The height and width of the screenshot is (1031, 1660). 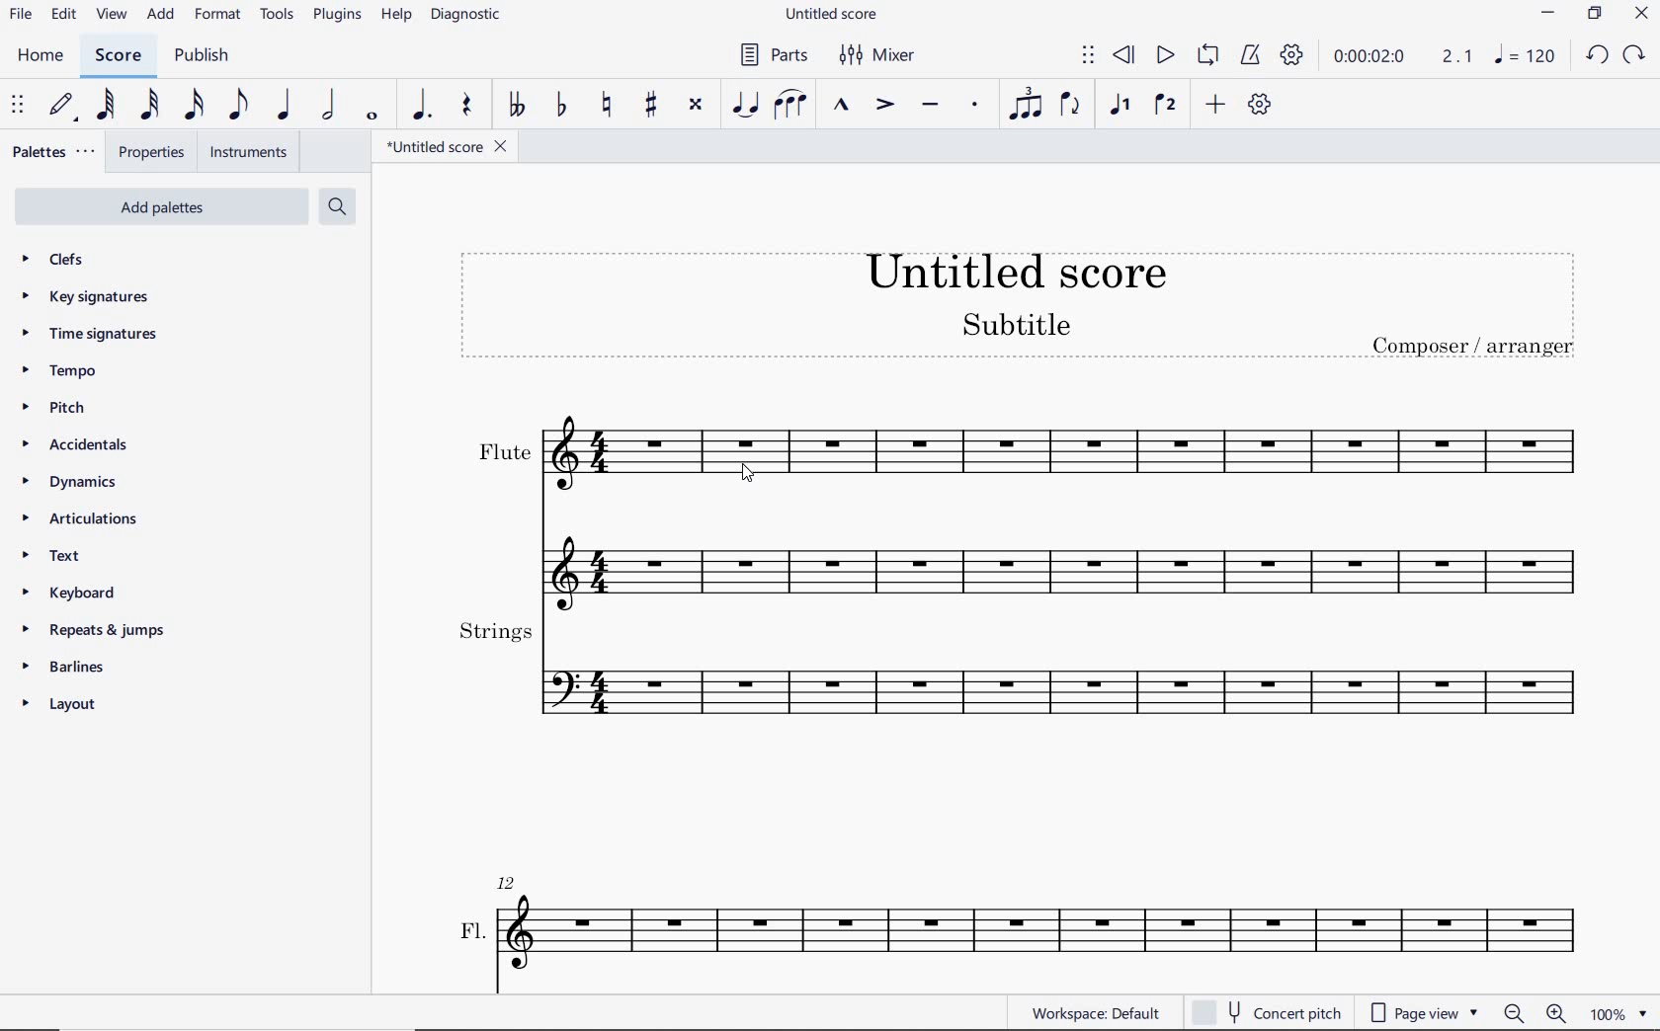 What do you see at coordinates (1018, 503) in the screenshot?
I see `flute` at bounding box center [1018, 503].